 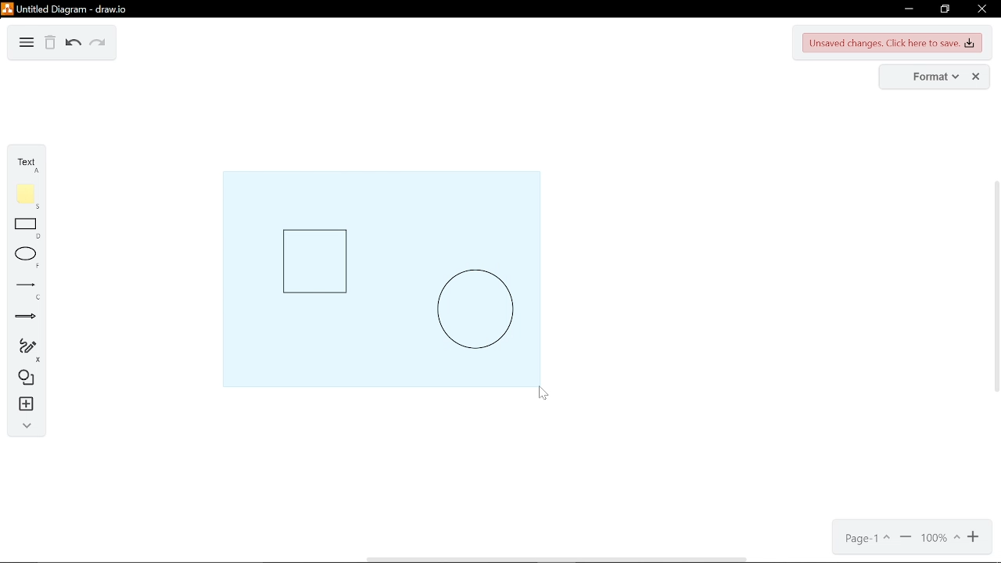 I want to click on arrow, so click(x=23, y=317).